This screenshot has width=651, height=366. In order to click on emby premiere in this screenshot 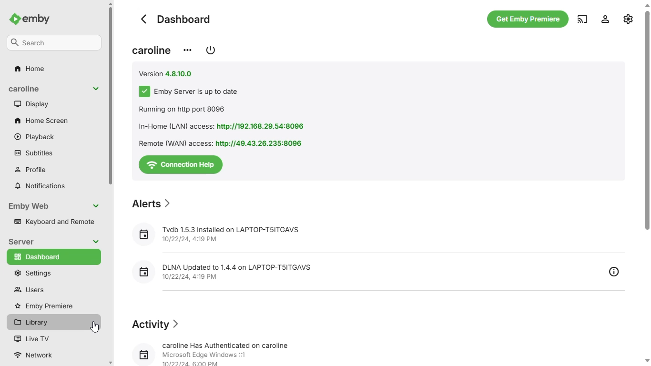, I will do `click(45, 305)`.